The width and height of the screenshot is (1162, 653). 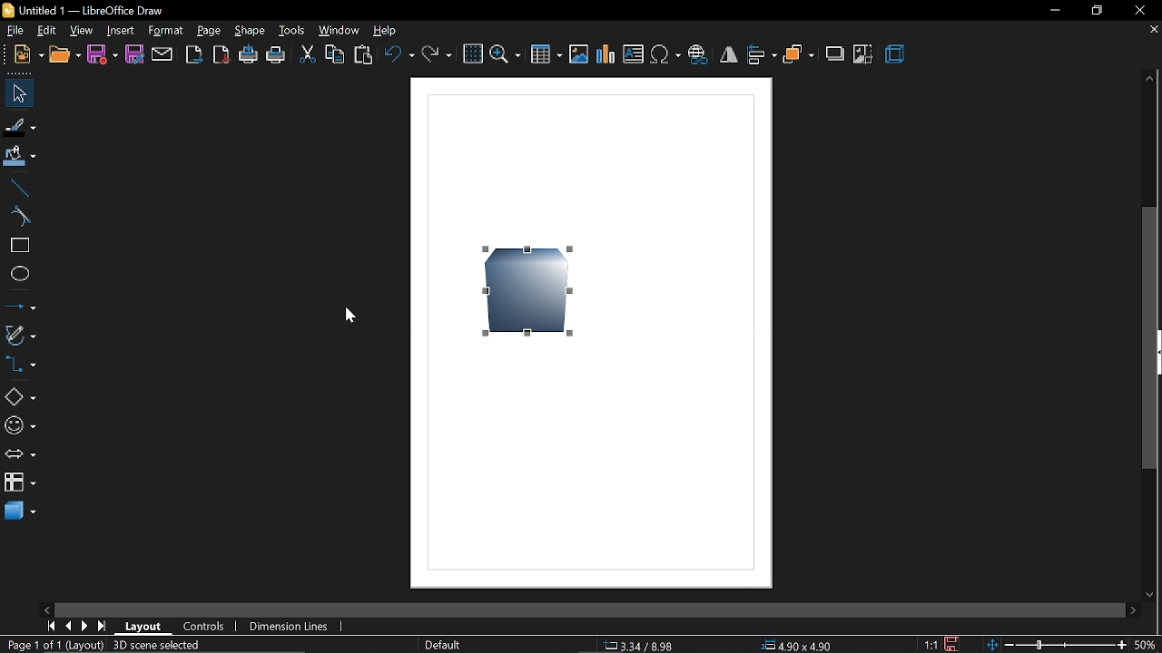 I want to click on flowchart, so click(x=21, y=482).